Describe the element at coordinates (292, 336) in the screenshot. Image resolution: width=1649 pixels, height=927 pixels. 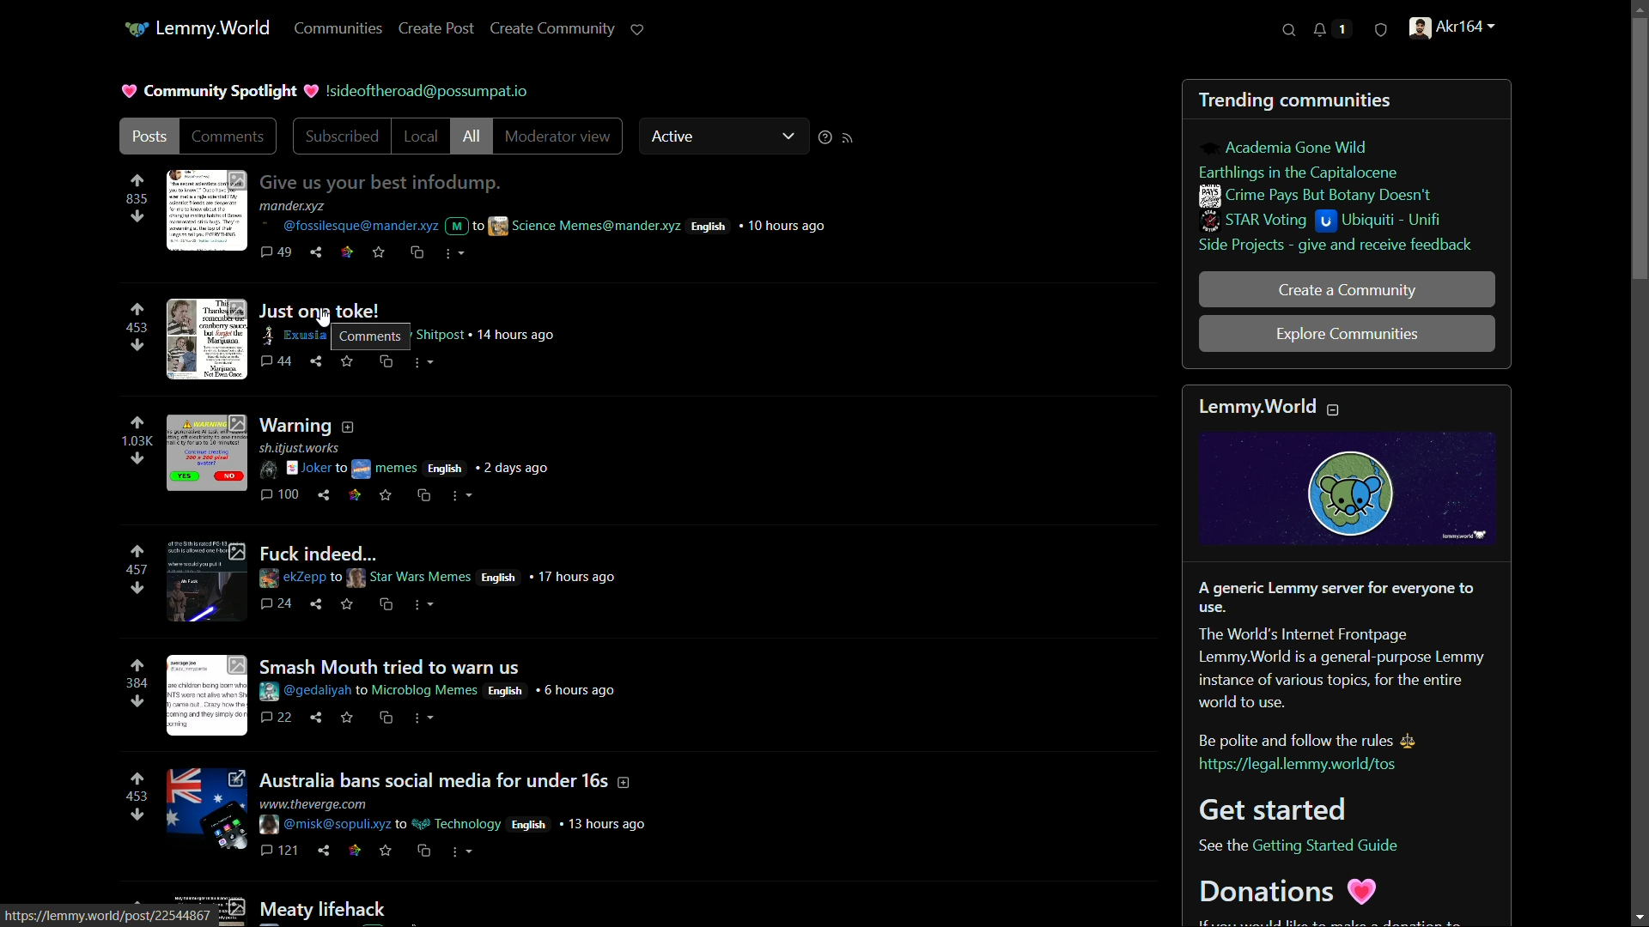
I see `Exusia` at that location.